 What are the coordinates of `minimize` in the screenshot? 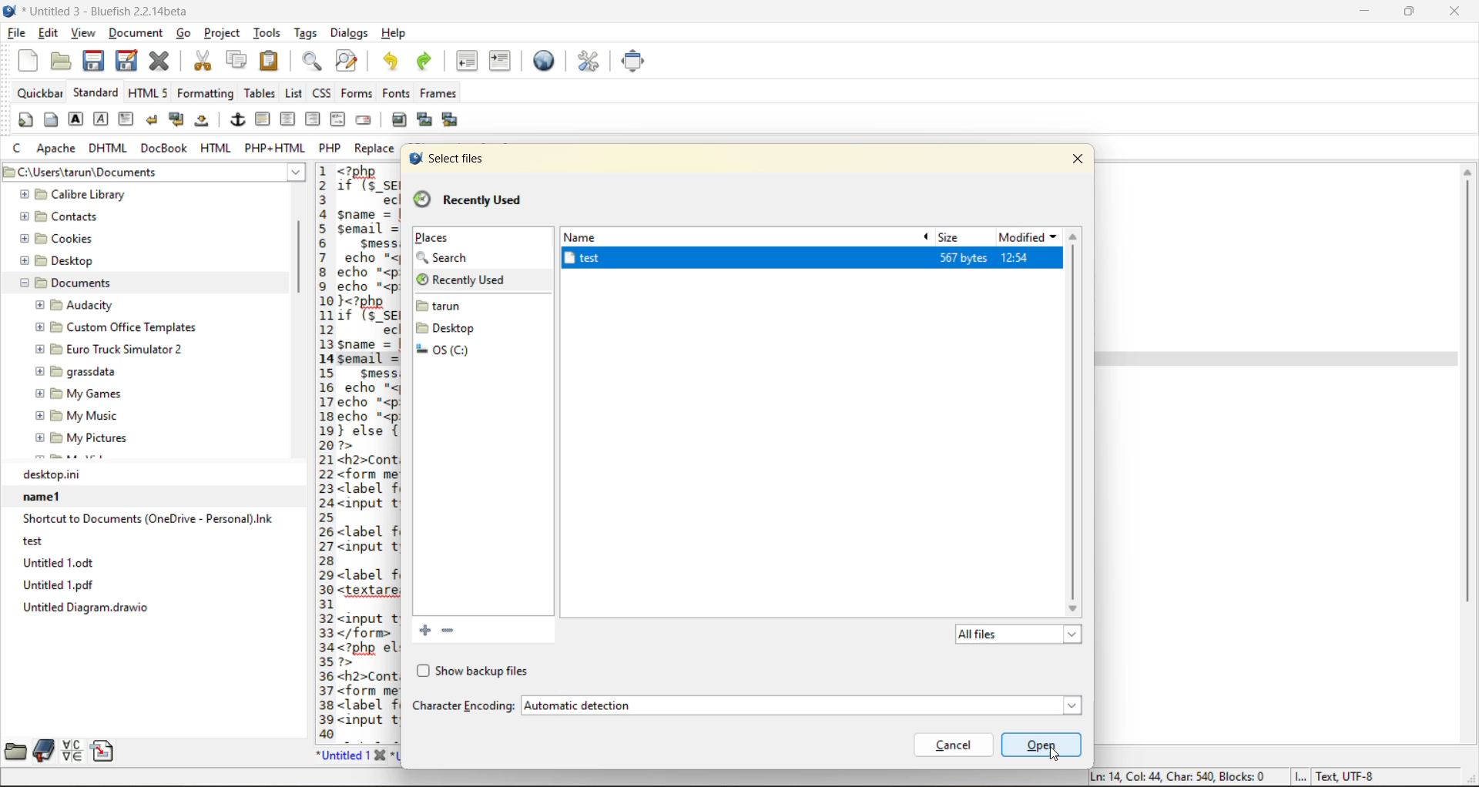 It's located at (1362, 11).